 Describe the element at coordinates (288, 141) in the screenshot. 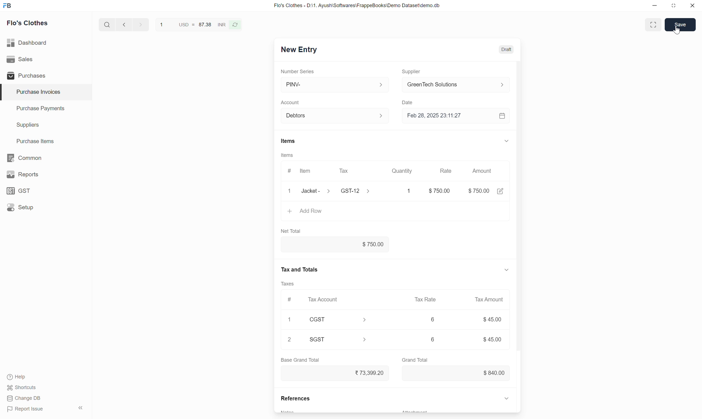

I see `Items` at that location.